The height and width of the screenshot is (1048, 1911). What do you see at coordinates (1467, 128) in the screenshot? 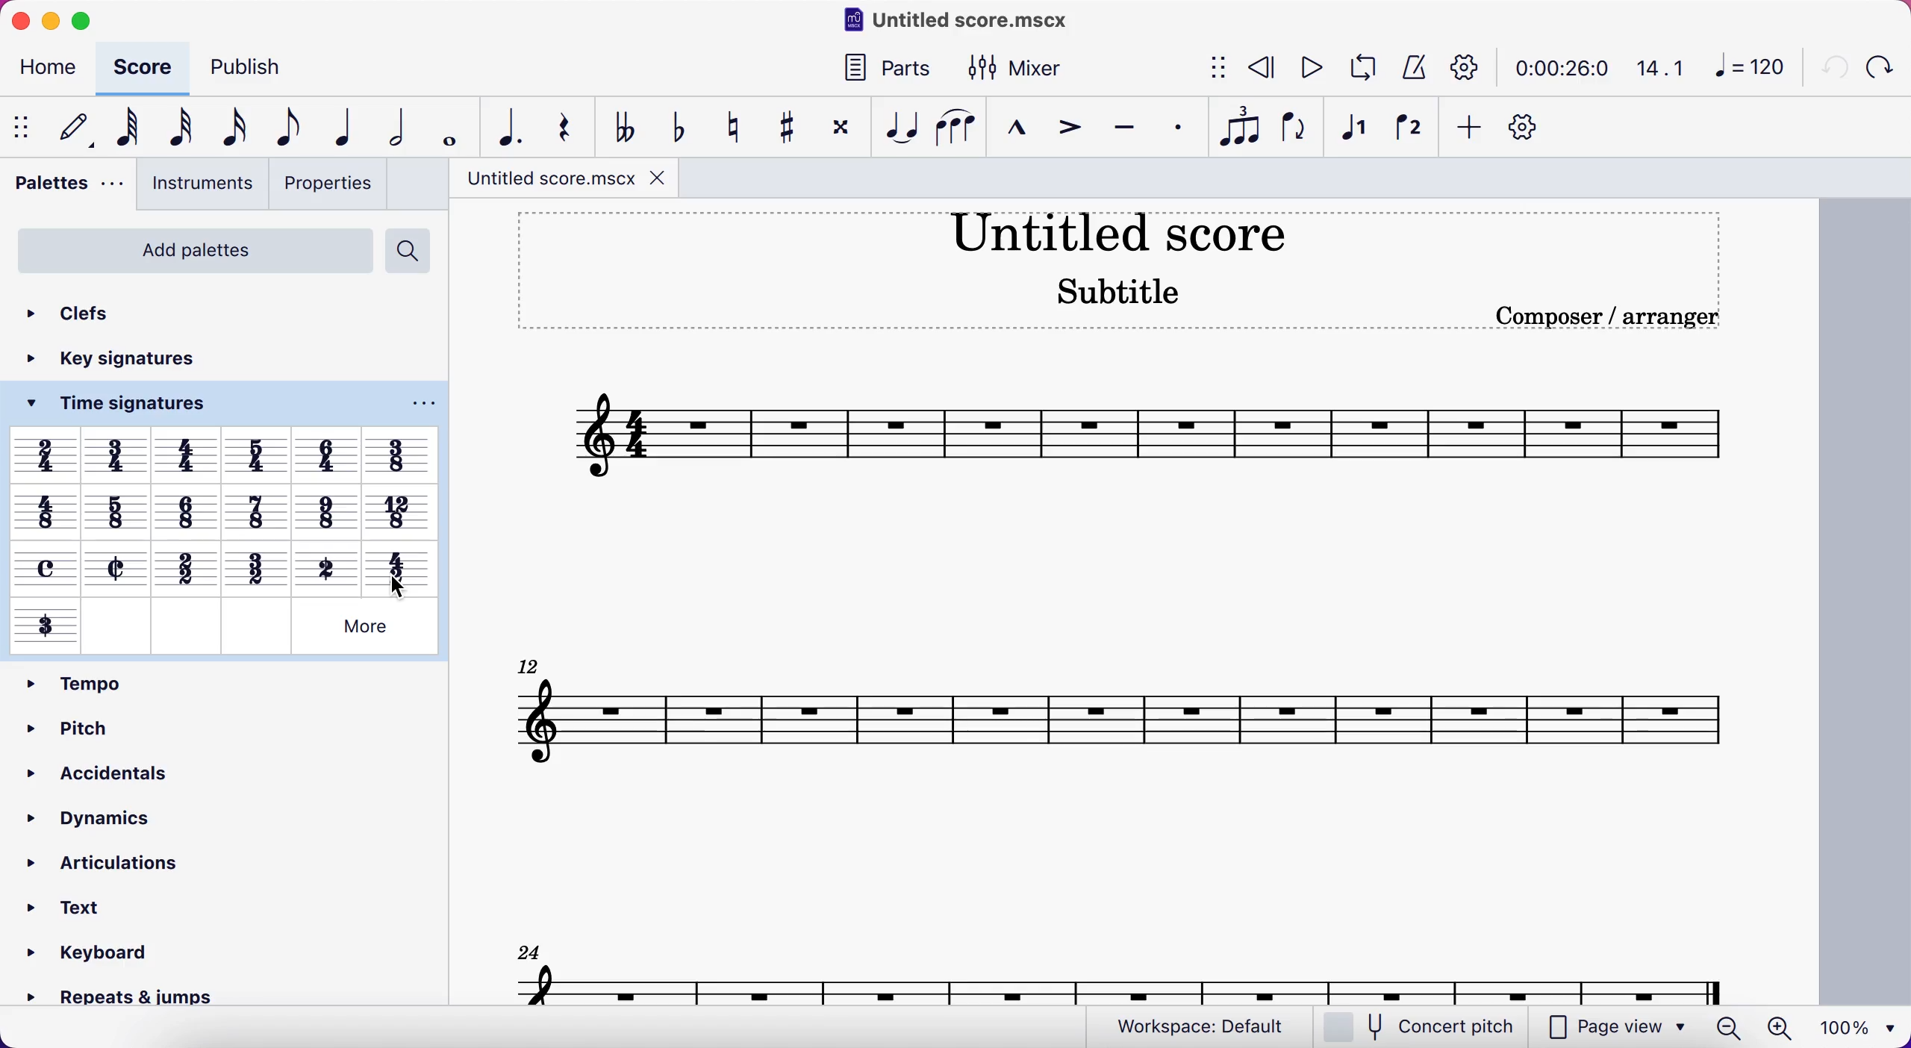
I see `add` at bounding box center [1467, 128].